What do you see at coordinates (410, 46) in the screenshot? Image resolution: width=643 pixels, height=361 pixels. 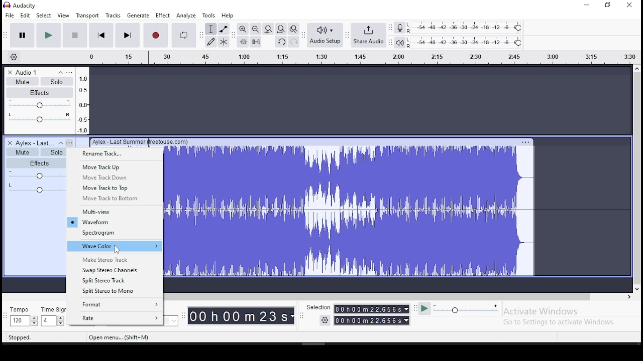 I see `R` at bounding box center [410, 46].